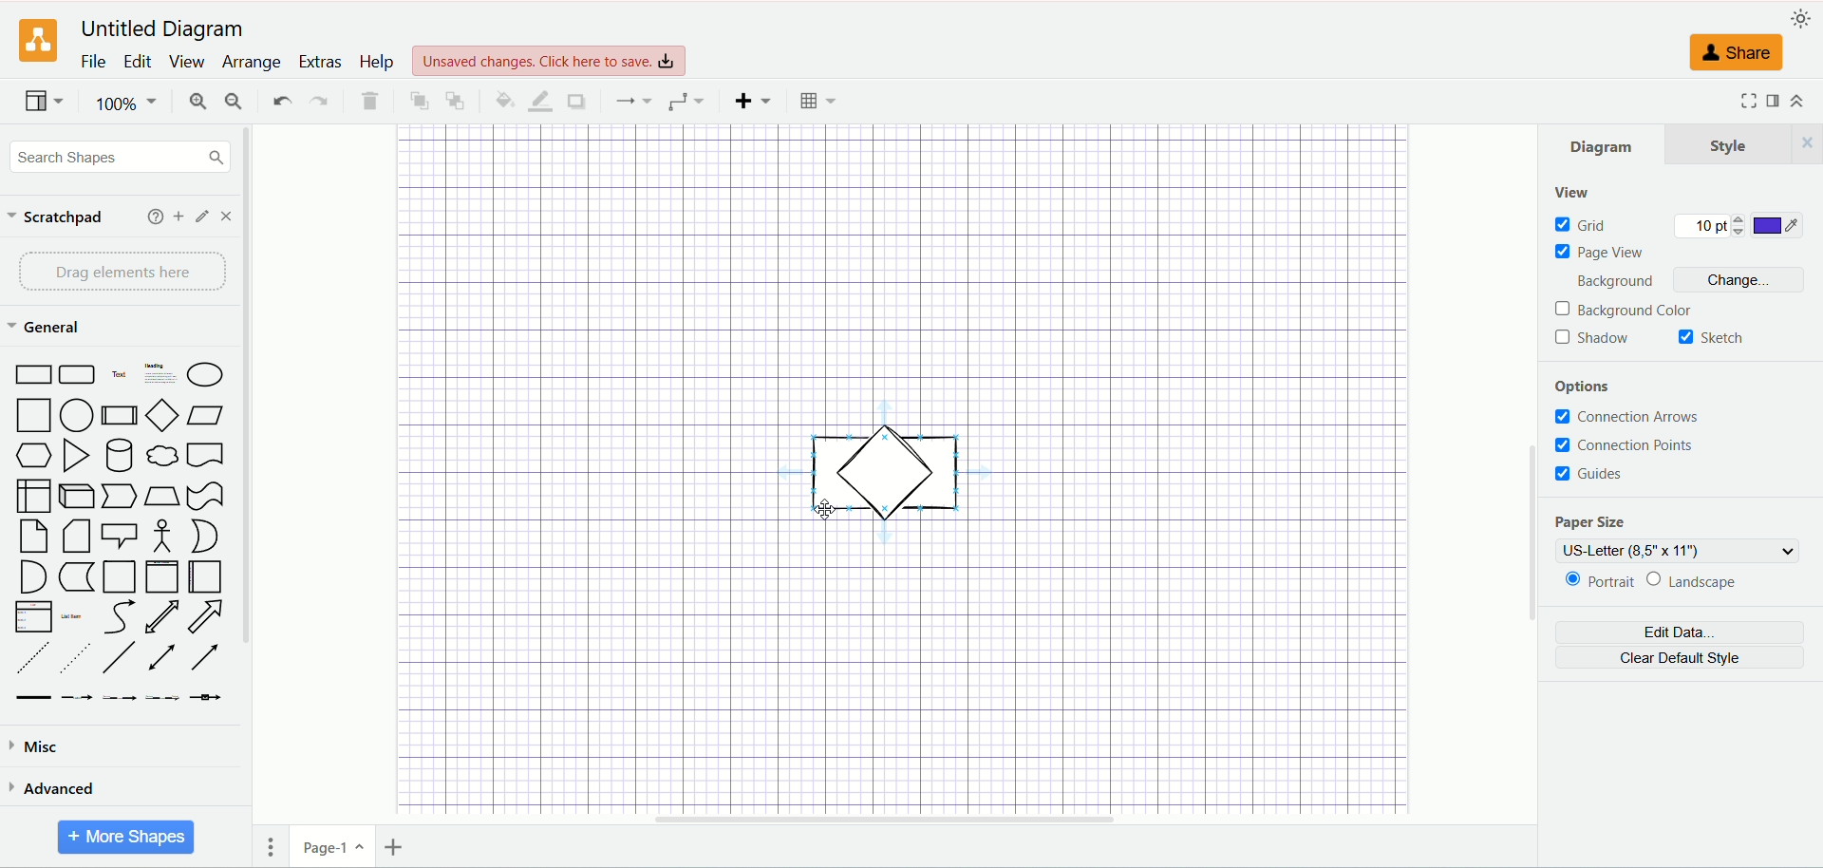 This screenshot has width=1823, height=868. Describe the element at coordinates (126, 101) in the screenshot. I see `100%` at that location.